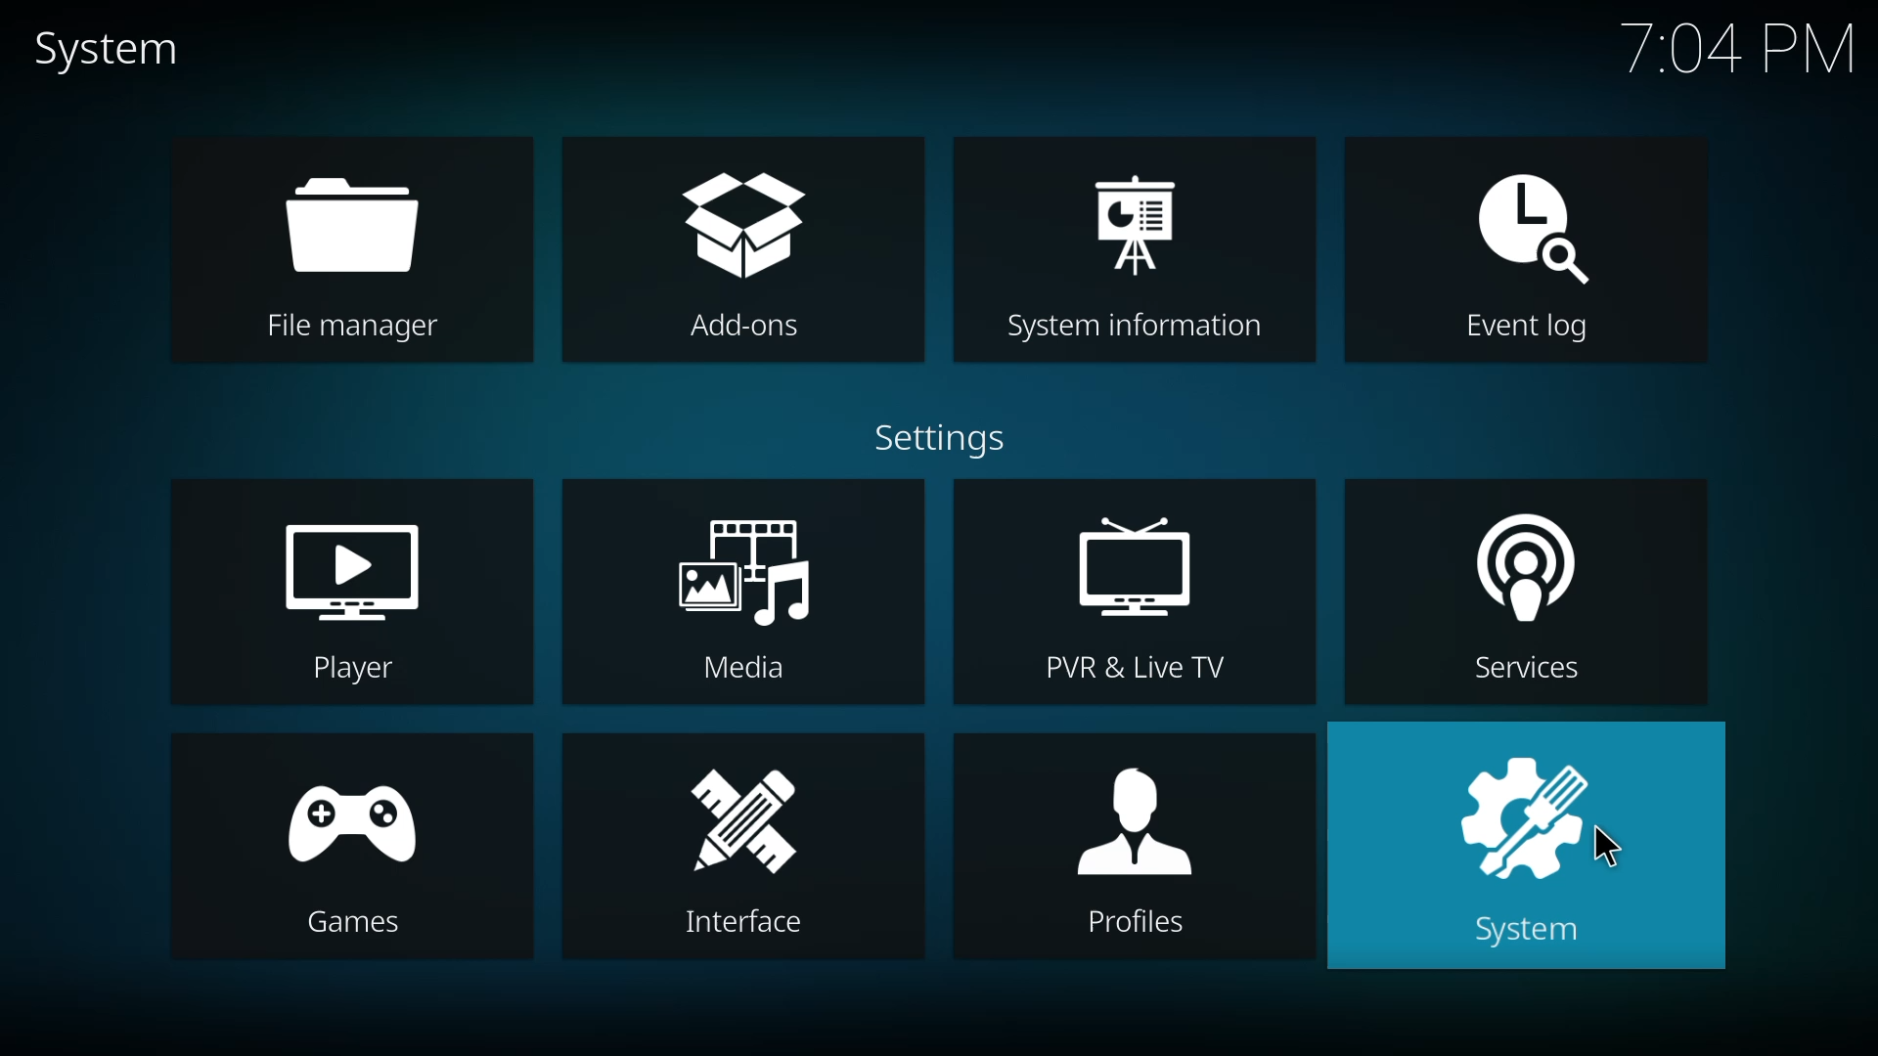  What do you see at coordinates (1140, 254) in the screenshot?
I see `system information` at bounding box center [1140, 254].